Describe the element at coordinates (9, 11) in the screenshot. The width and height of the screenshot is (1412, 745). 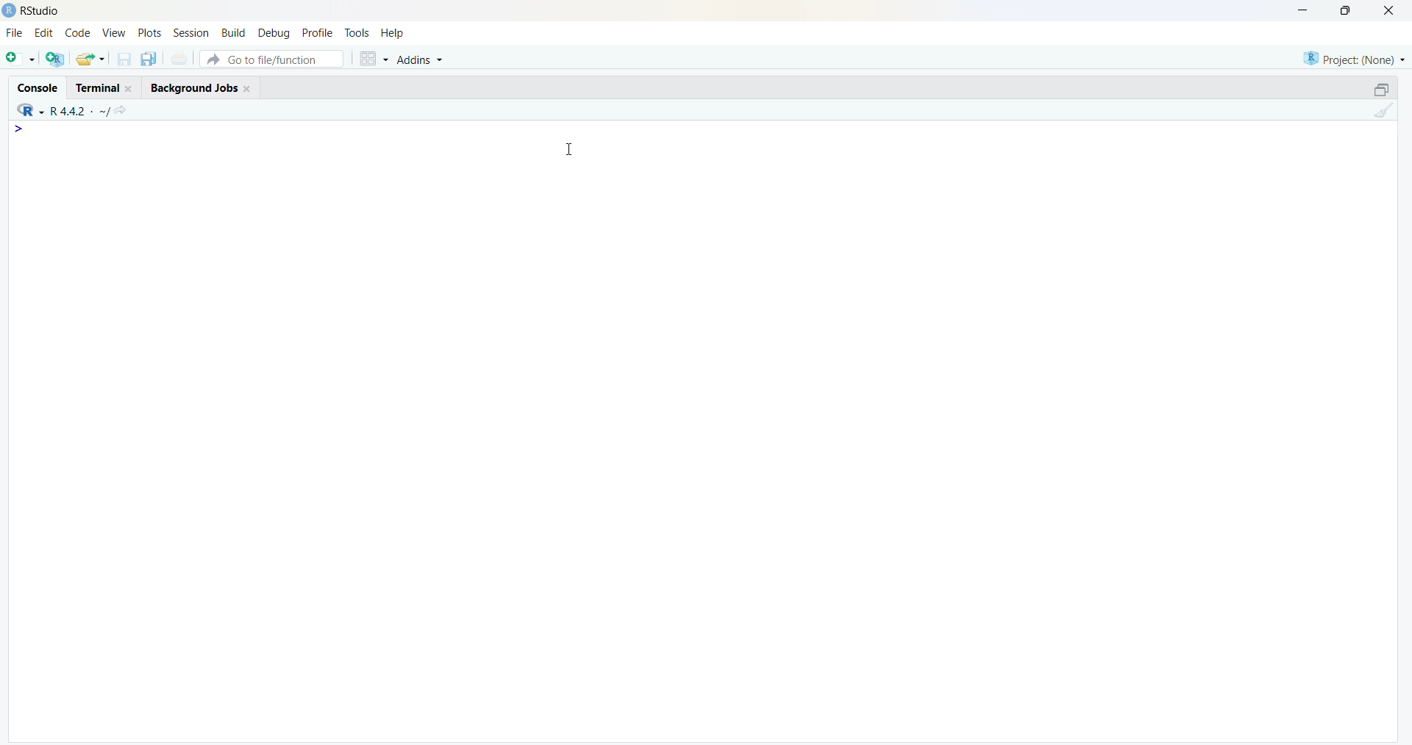
I see `logo` at that location.